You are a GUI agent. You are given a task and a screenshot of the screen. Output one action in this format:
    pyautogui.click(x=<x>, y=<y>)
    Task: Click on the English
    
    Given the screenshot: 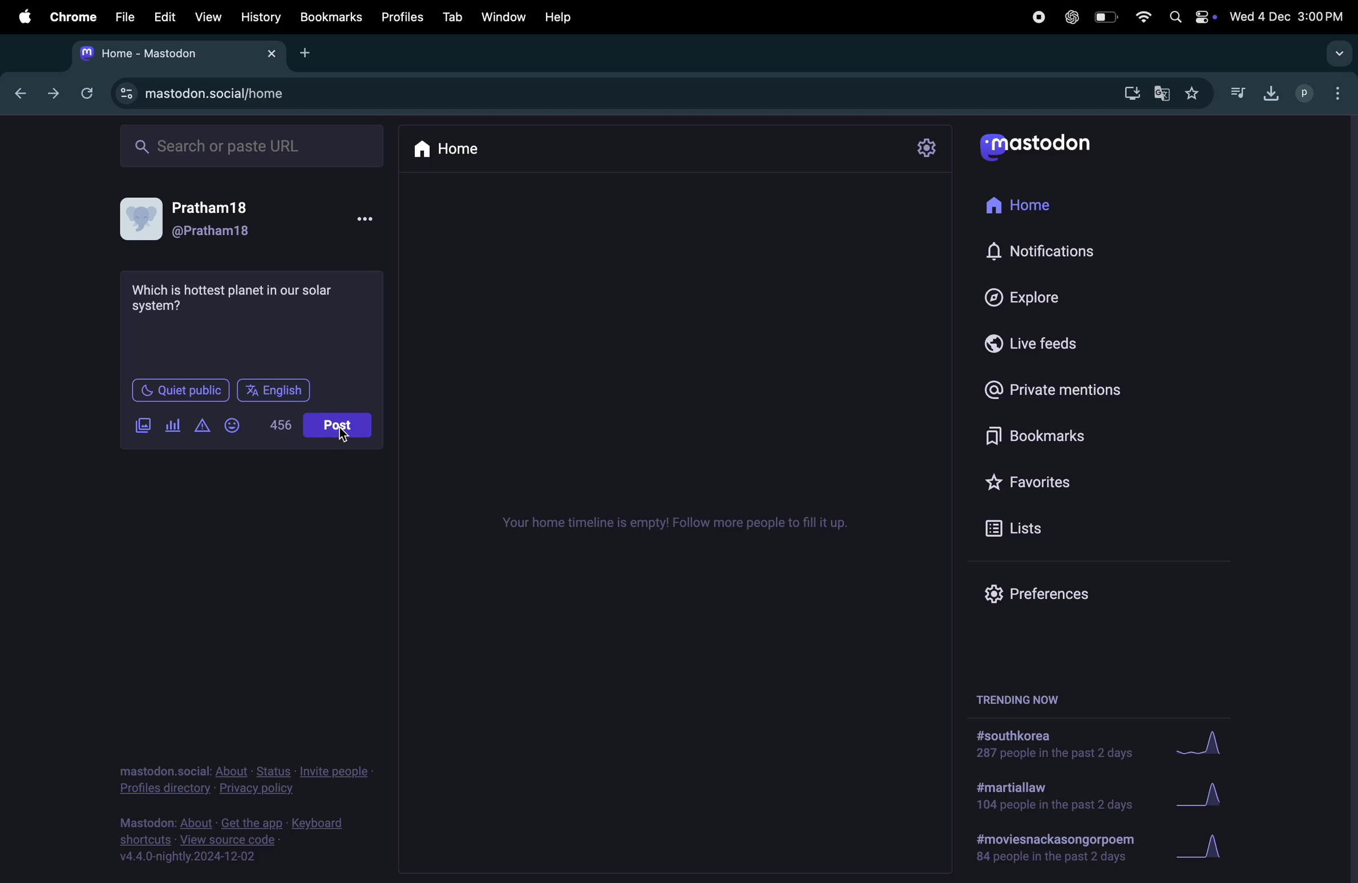 What is the action you would take?
    pyautogui.click(x=273, y=390)
    